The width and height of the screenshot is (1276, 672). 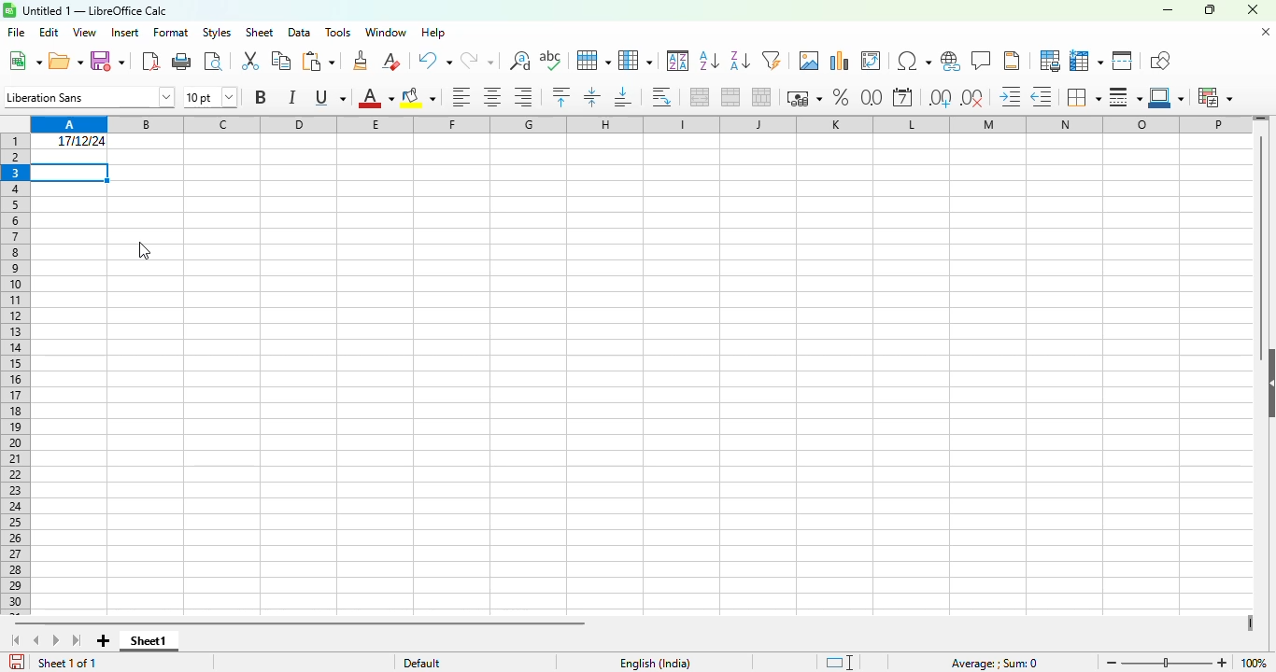 I want to click on bold, so click(x=260, y=96).